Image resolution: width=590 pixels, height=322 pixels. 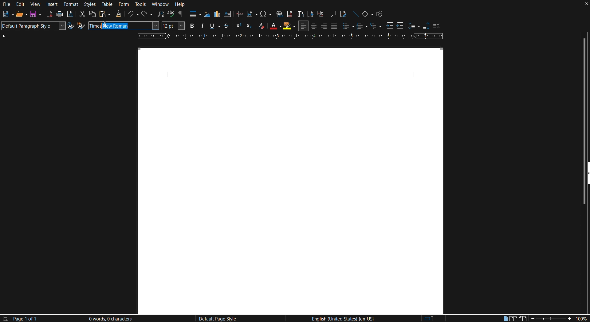 What do you see at coordinates (251, 14) in the screenshot?
I see `Insert Field` at bounding box center [251, 14].